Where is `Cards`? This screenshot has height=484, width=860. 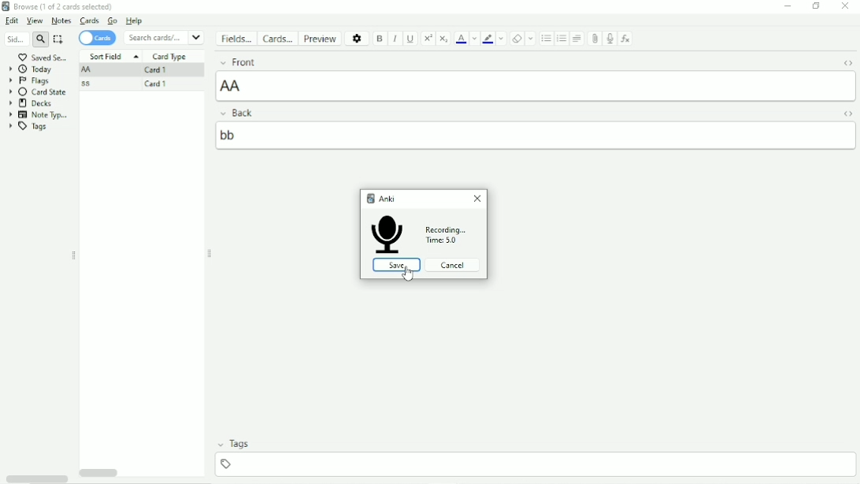
Cards is located at coordinates (91, 20).